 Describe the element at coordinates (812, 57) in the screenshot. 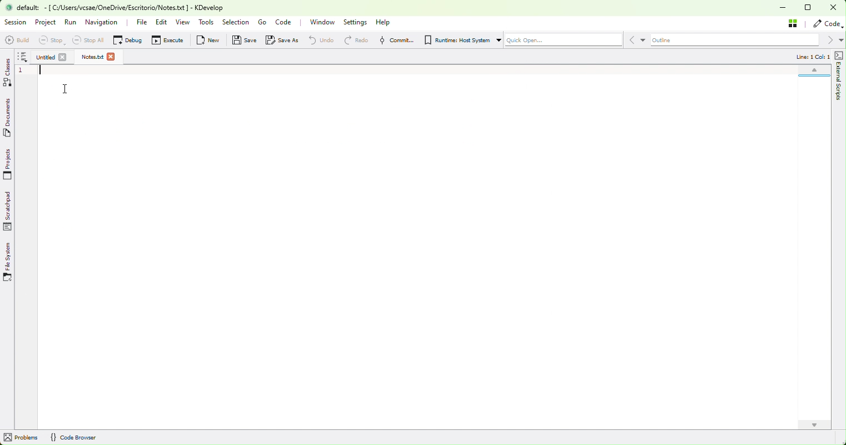

I see `Line: 1 Col: 1` at that location.